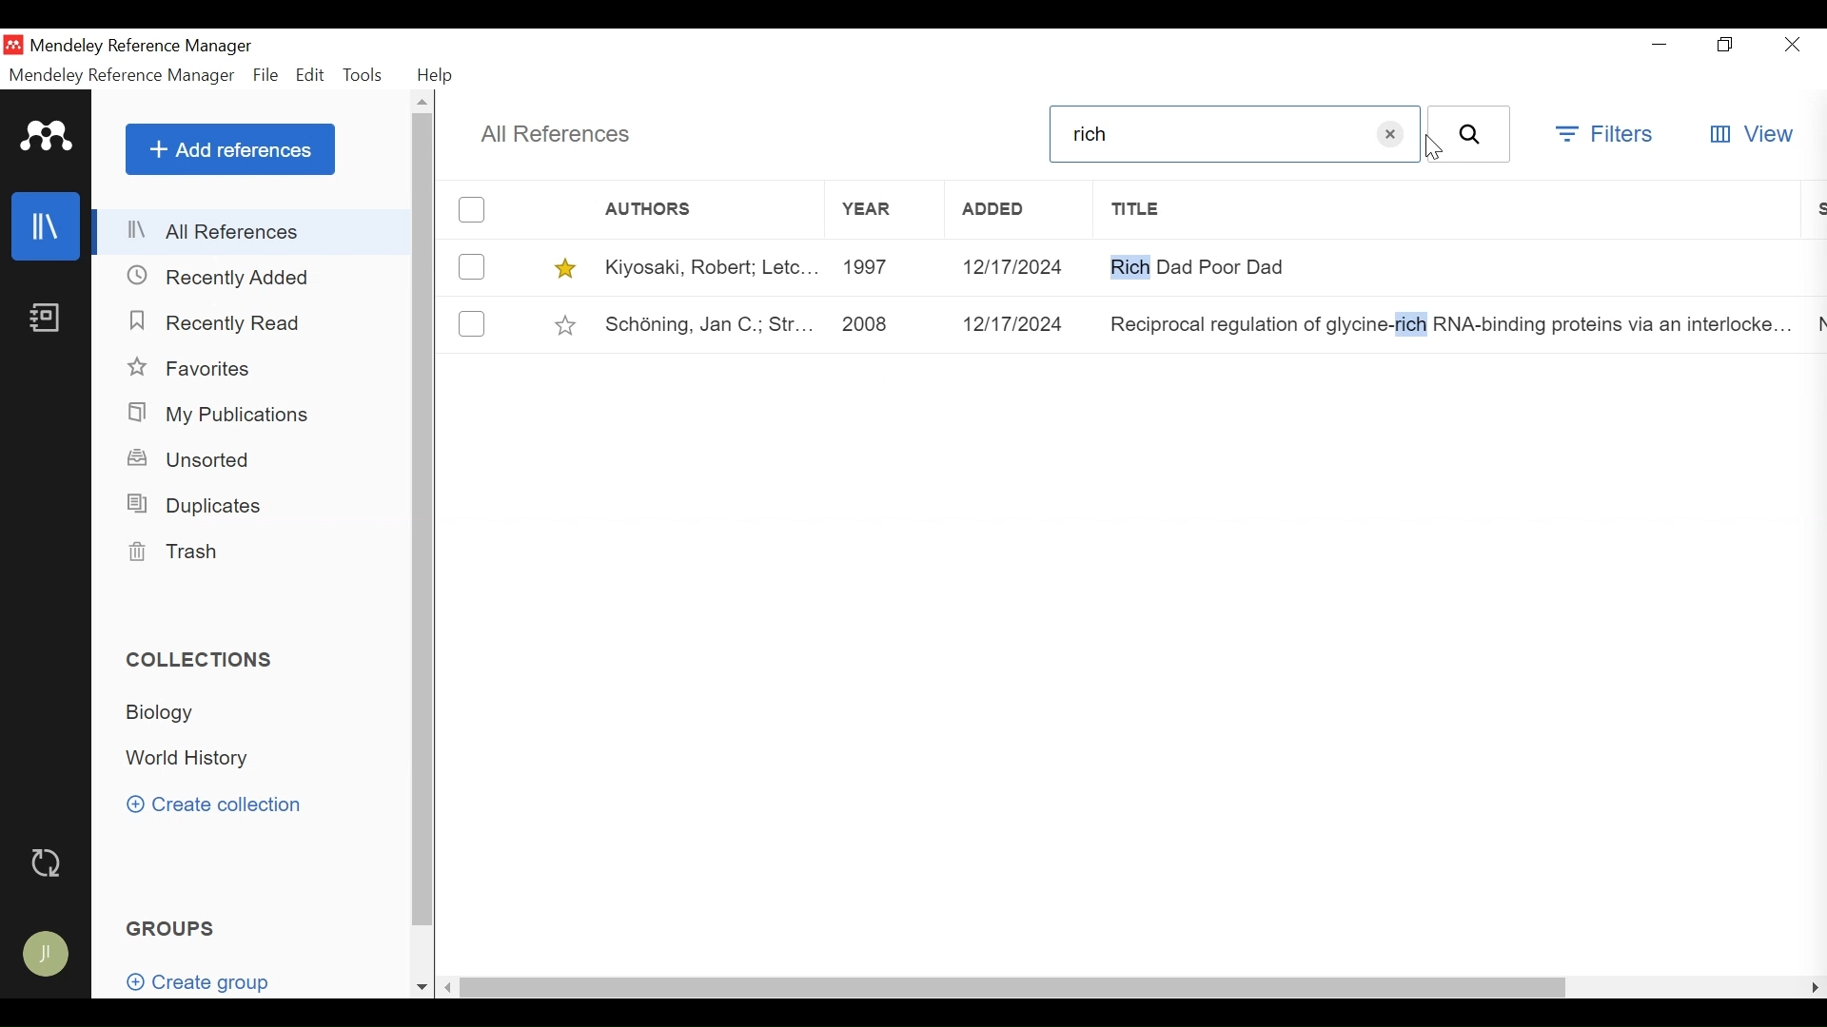  I want to click on Groups, so click(173, 927).